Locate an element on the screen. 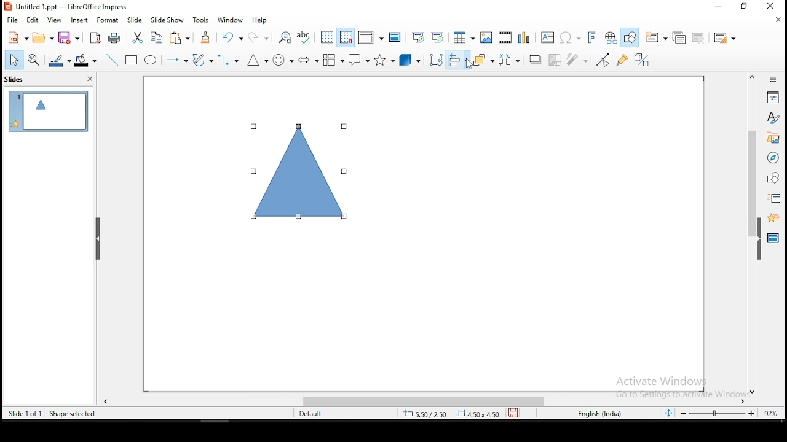 The width and height of the screenshot is (787, 442). show gluepoint functions is located at coordinates (623, 61).